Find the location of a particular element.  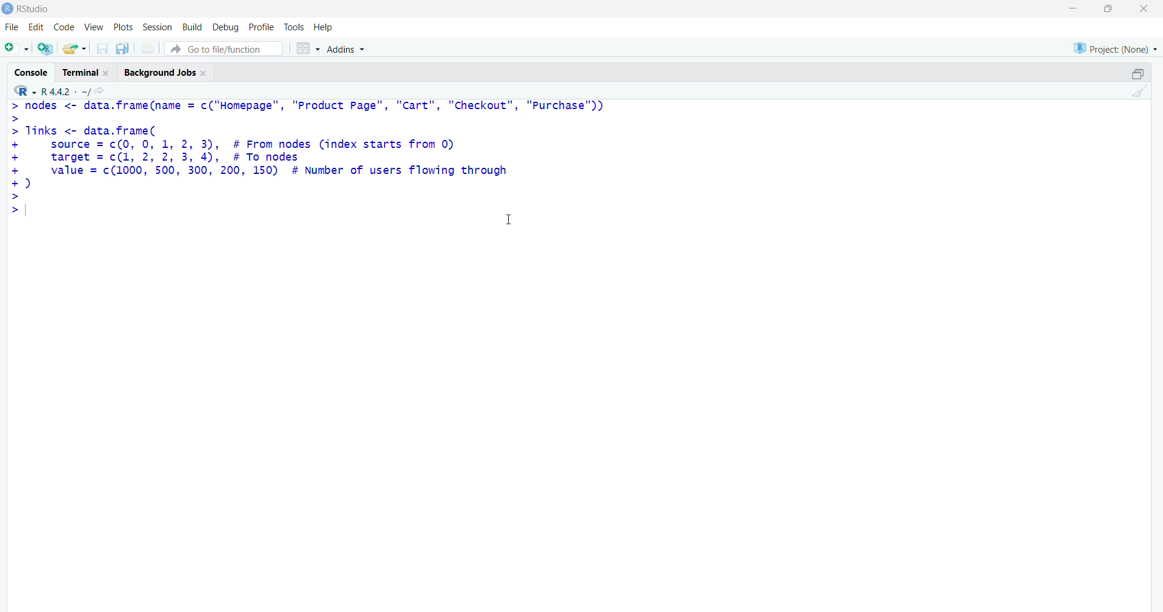

copy is located at coordinates (1129, 72).